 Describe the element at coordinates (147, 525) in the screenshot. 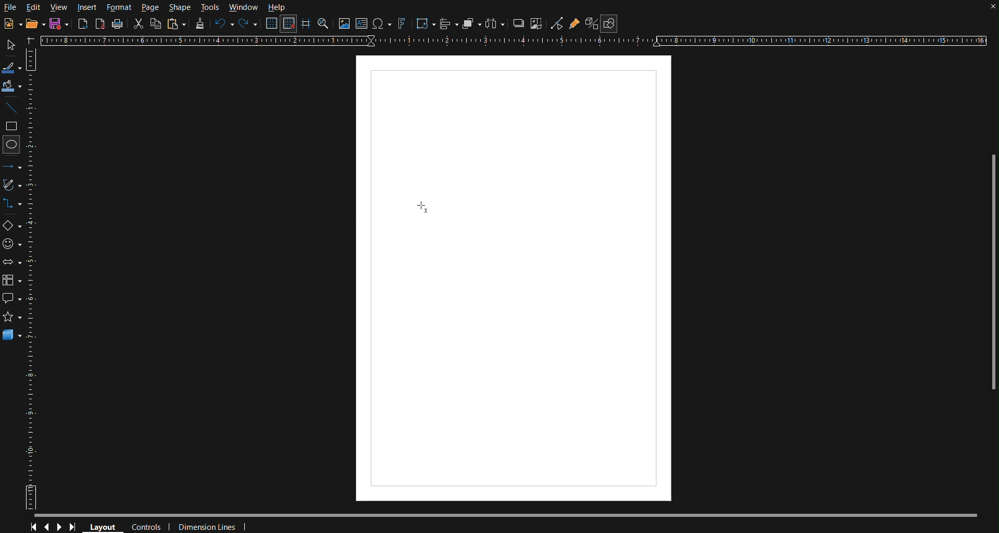

I see `Controls` at that location.